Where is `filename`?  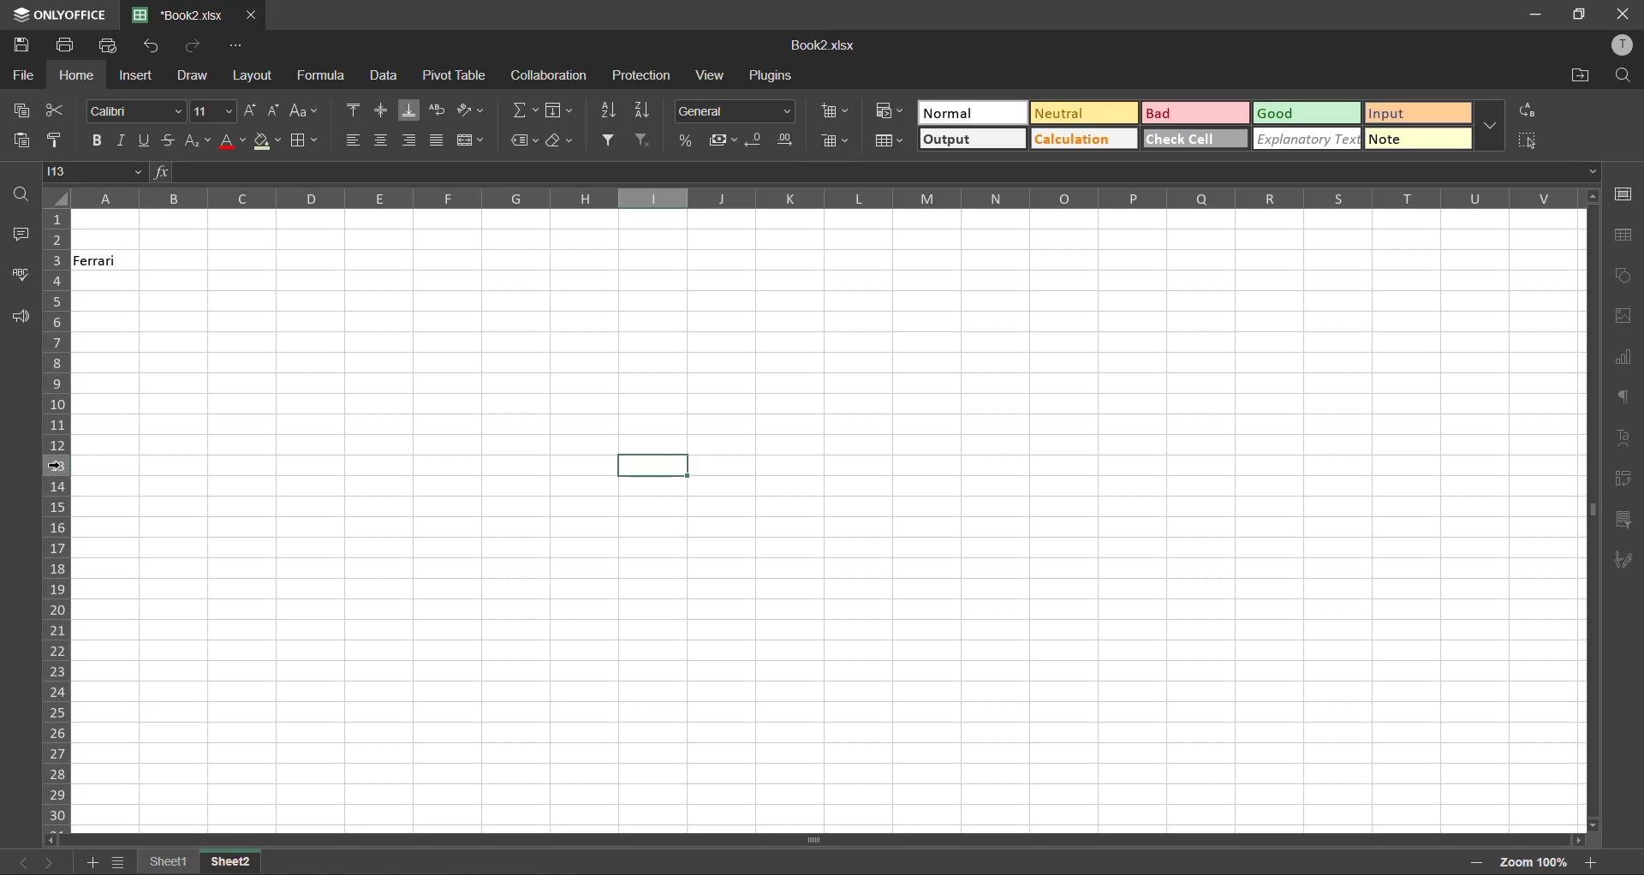 filename is located at coordinates (185, 15).